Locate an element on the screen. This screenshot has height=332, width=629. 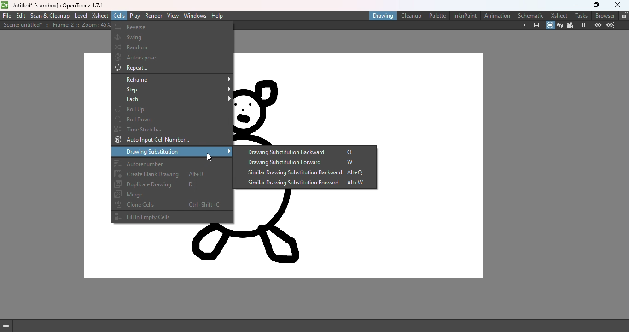
File is located at coordinates (6, 16).